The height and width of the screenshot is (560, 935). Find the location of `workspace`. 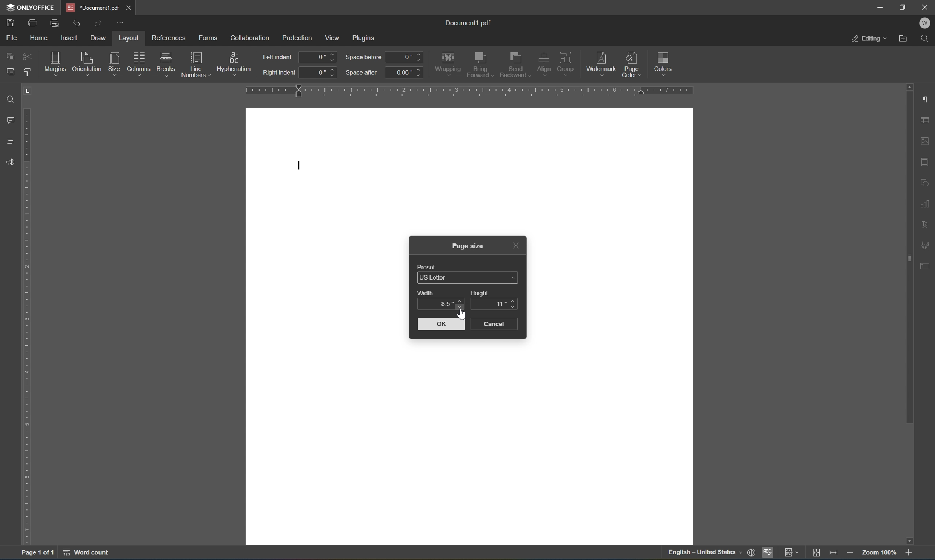

workspace is located at coordinates (327, 286).